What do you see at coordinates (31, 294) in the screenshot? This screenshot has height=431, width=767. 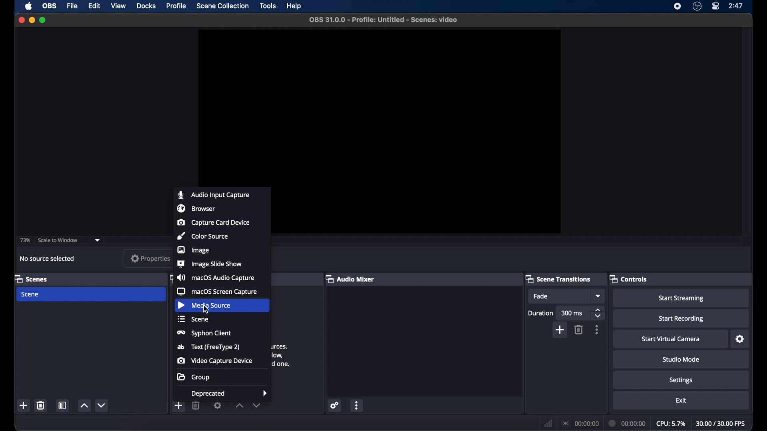 I see `scene` at bounding box center [31, 294].